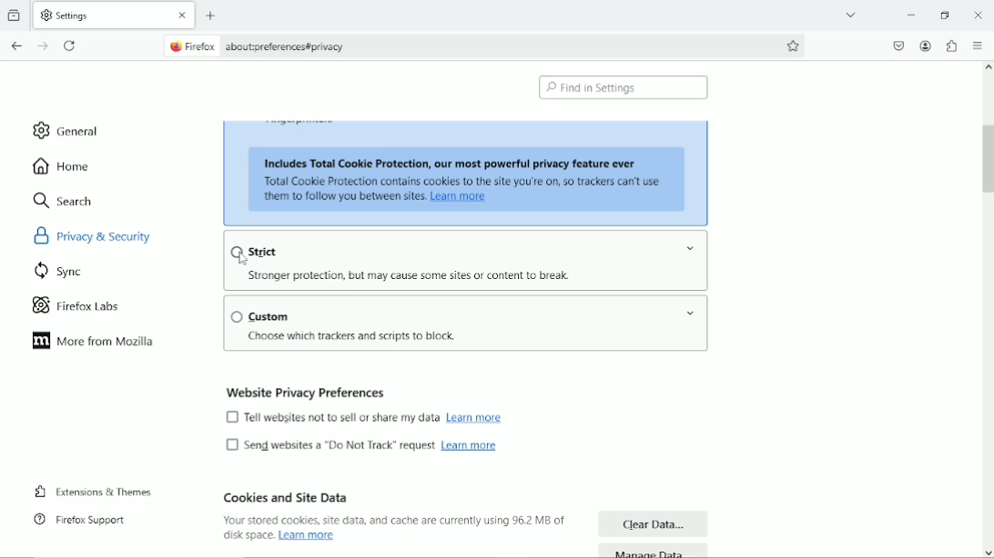  Describe the element at coordinates (91, 492) in the screenshot. I see `extensions & themes` at that location.